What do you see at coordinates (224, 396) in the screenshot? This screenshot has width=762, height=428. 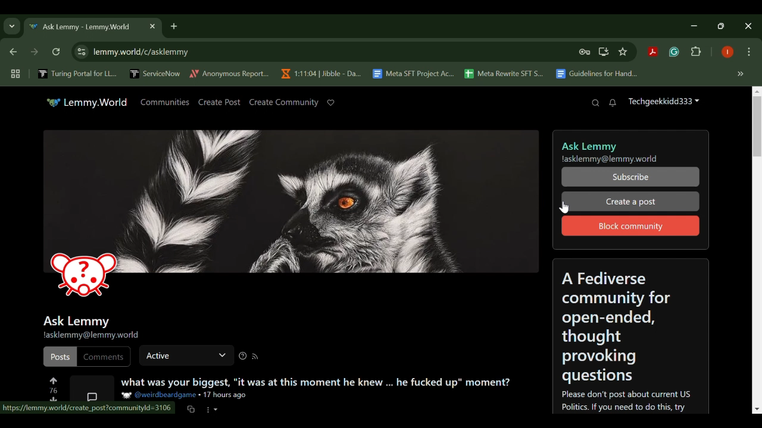 I see `17 hours ago` at bounding box center [224, 396].